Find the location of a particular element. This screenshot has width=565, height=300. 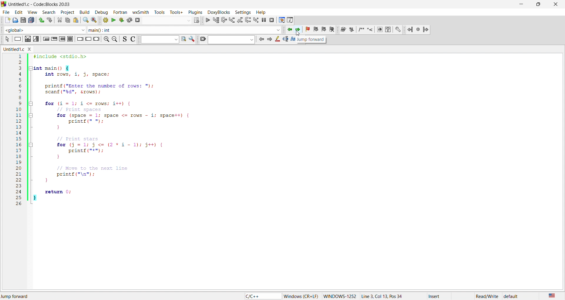

zoom out  is located at coordinates (115, 39).